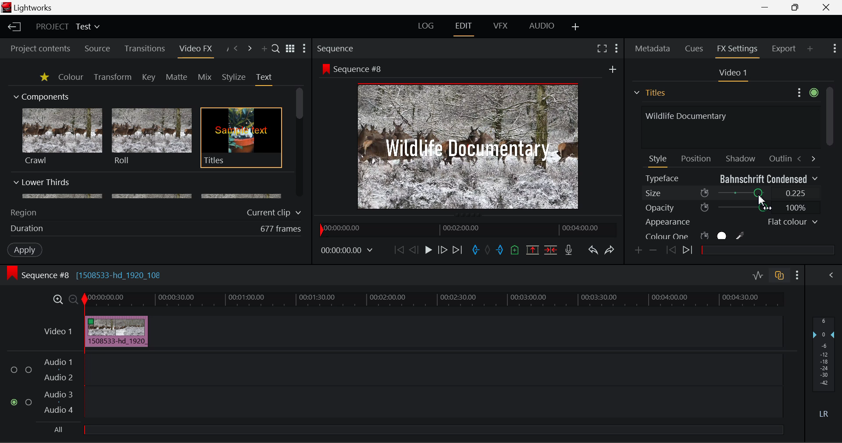  I want to click on EDIT Layout Open, so click(465, 29).